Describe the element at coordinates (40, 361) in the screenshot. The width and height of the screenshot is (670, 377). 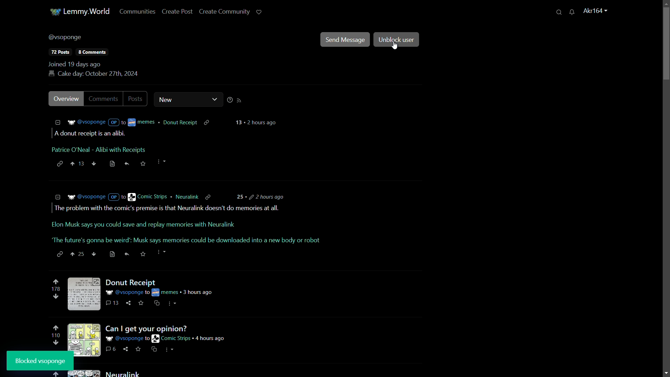
I see `block user pop` at that location.